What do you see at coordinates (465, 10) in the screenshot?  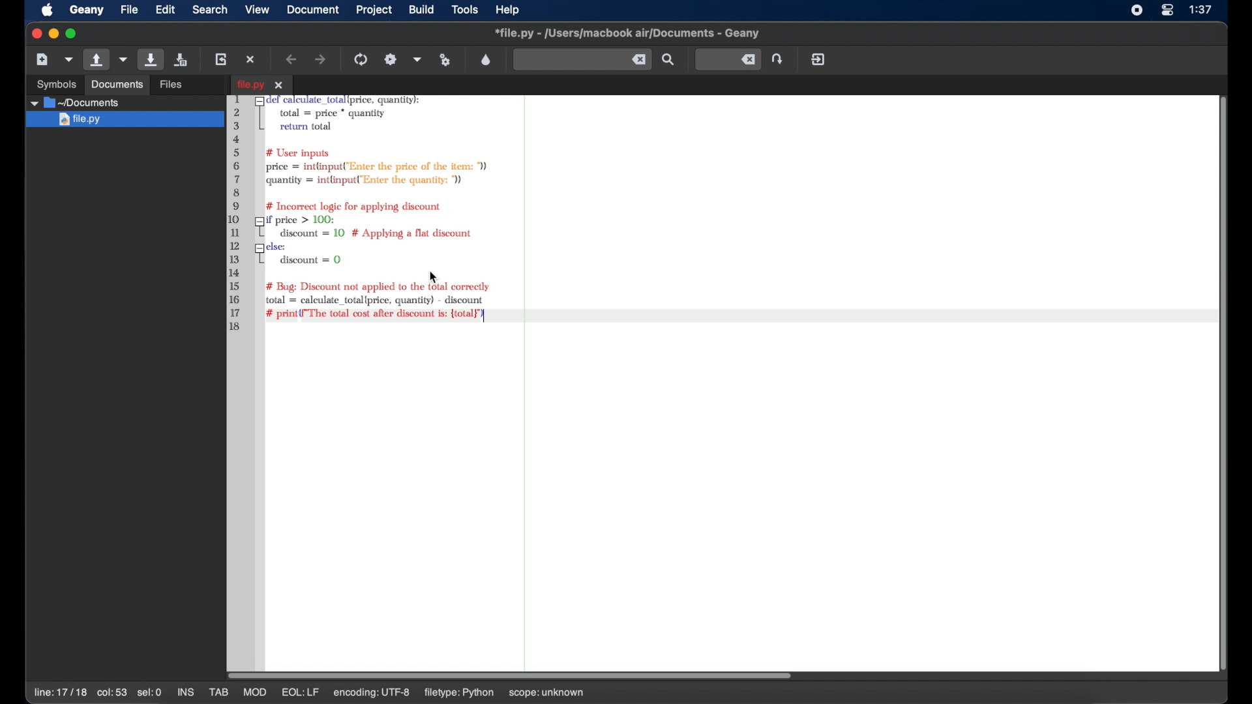 I see `tools` at bounding box center [465, 10].